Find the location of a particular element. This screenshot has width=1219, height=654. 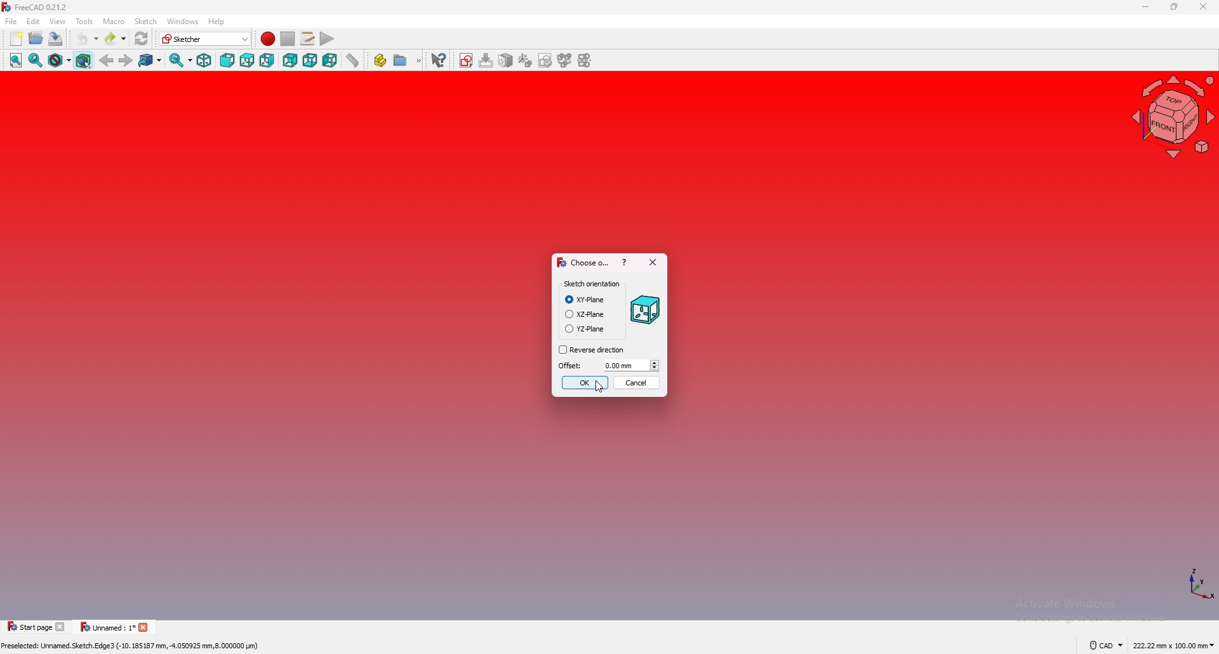

left is located at coordinates (330, 60).